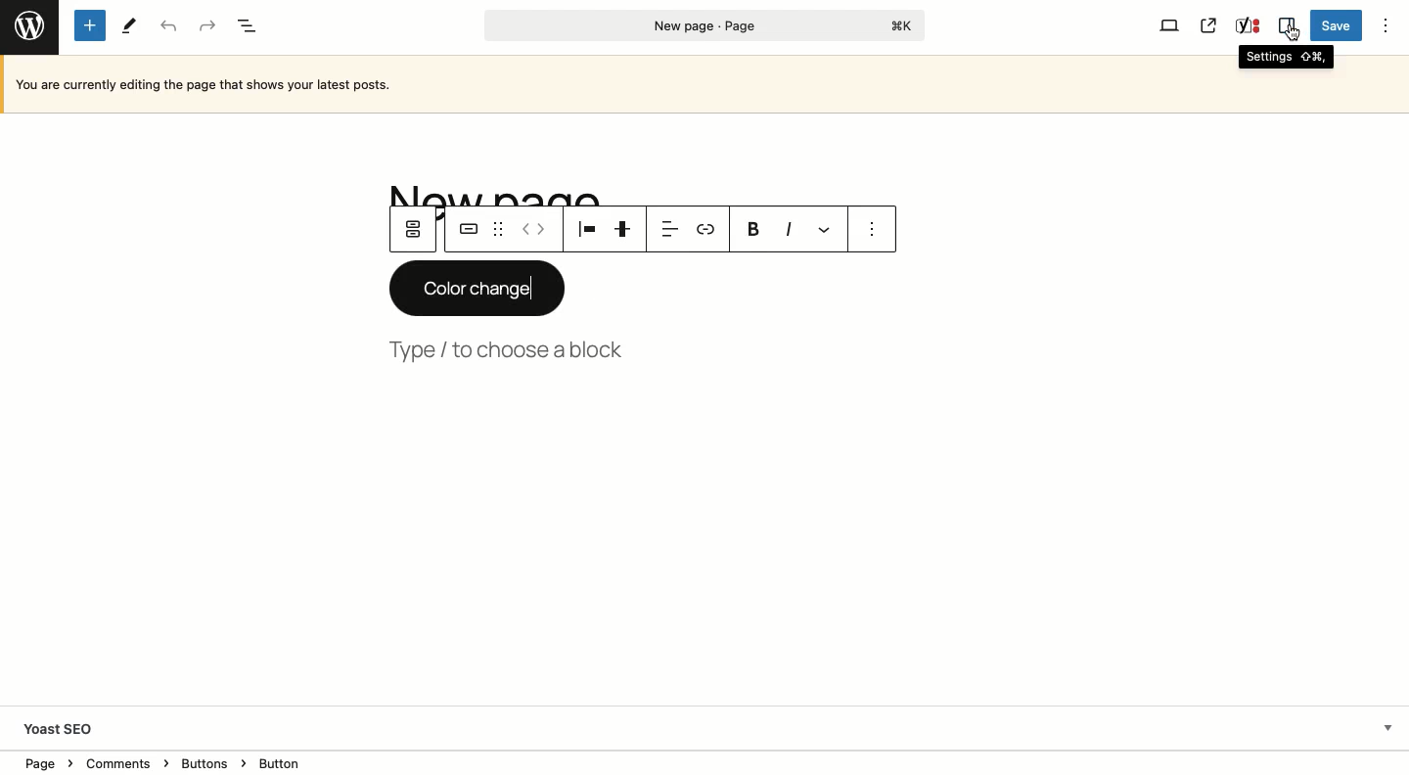 The width and height of the screenshot is (1409, 775). Describe the element at coordinates (498, 229) in the screenshot. I see `Drag` at that location.